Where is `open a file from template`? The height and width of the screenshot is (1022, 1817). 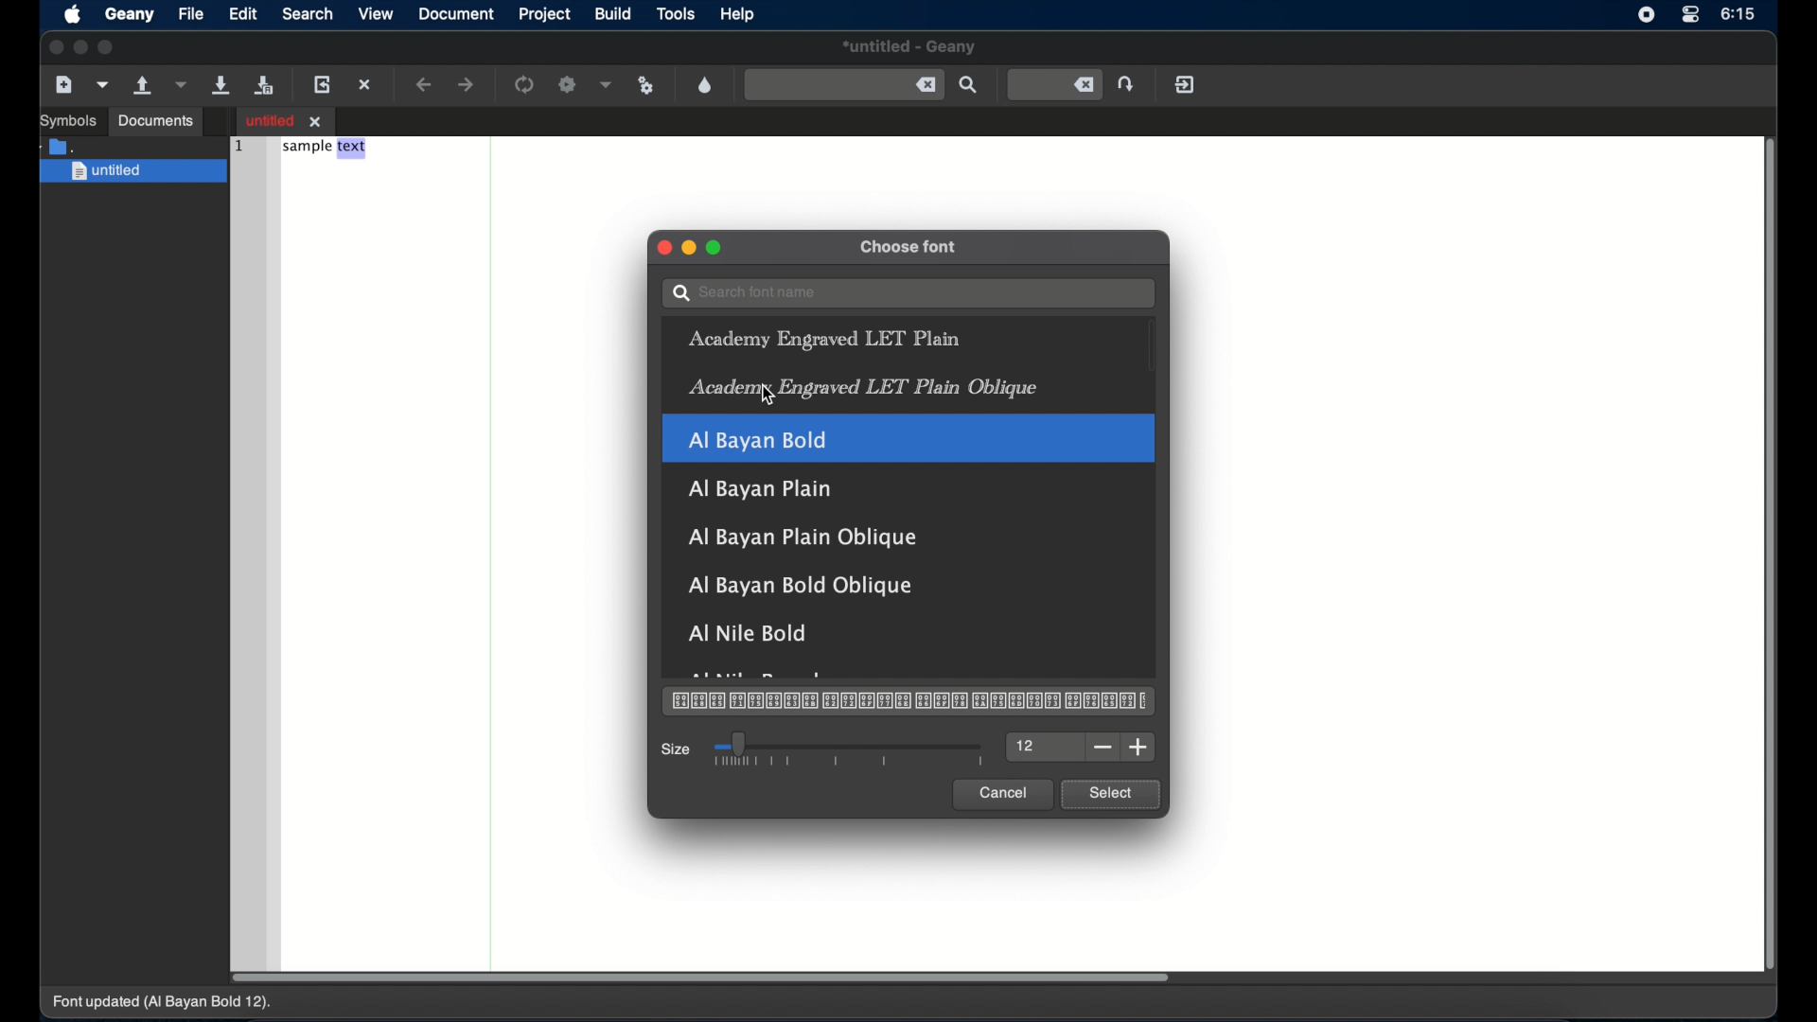 open a file from template is located at coordinates (105, 84).